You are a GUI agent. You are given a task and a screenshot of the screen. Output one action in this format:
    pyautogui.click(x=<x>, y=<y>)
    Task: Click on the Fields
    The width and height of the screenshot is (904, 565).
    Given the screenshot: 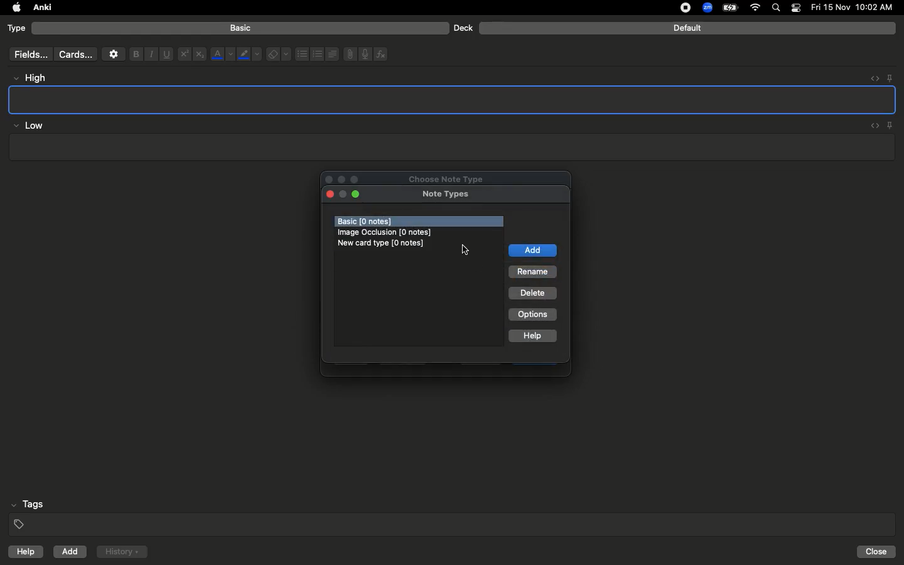 What is the action you would take?
    pyautogui.click(x=28, y=54)
    